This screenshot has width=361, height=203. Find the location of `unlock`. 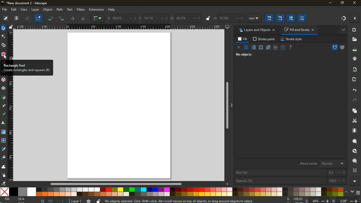

unlock is located at coordinates (12, 27).